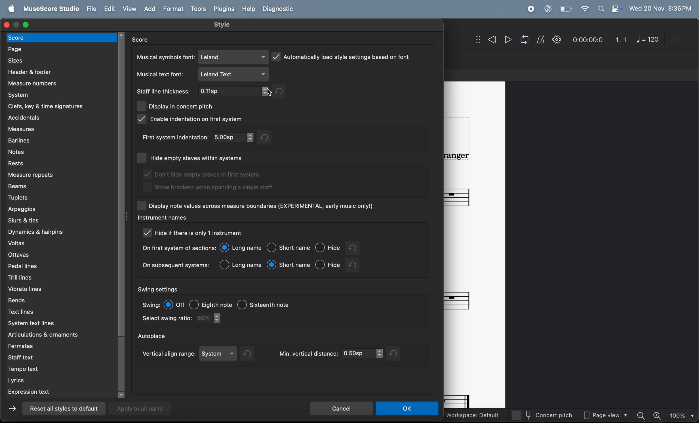  I want to click on accidentials, so click(55, 118).